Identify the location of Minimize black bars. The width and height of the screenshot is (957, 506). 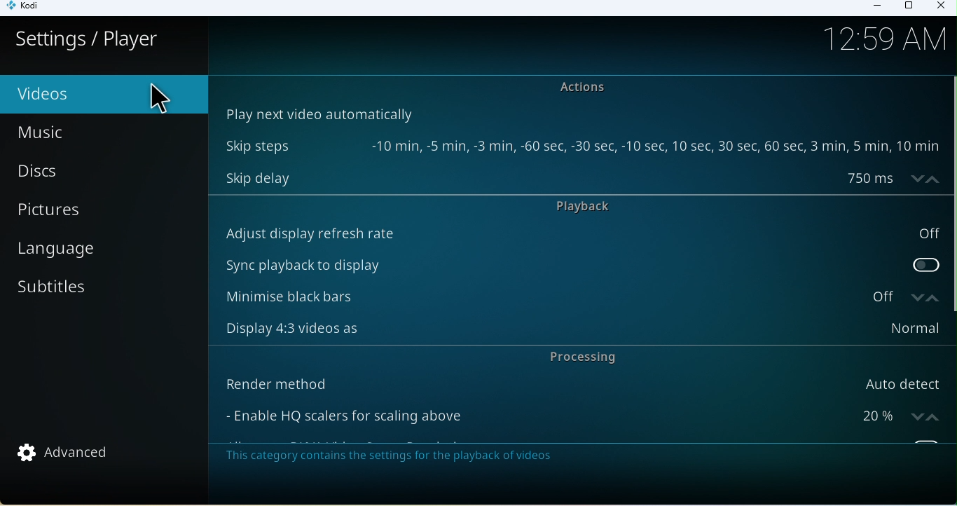
(556, 297).